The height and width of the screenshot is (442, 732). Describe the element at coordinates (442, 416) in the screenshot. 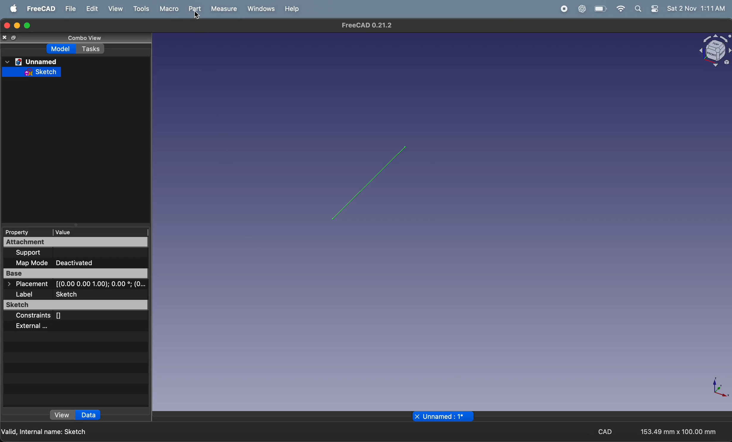

I see `unnamed` at that location.